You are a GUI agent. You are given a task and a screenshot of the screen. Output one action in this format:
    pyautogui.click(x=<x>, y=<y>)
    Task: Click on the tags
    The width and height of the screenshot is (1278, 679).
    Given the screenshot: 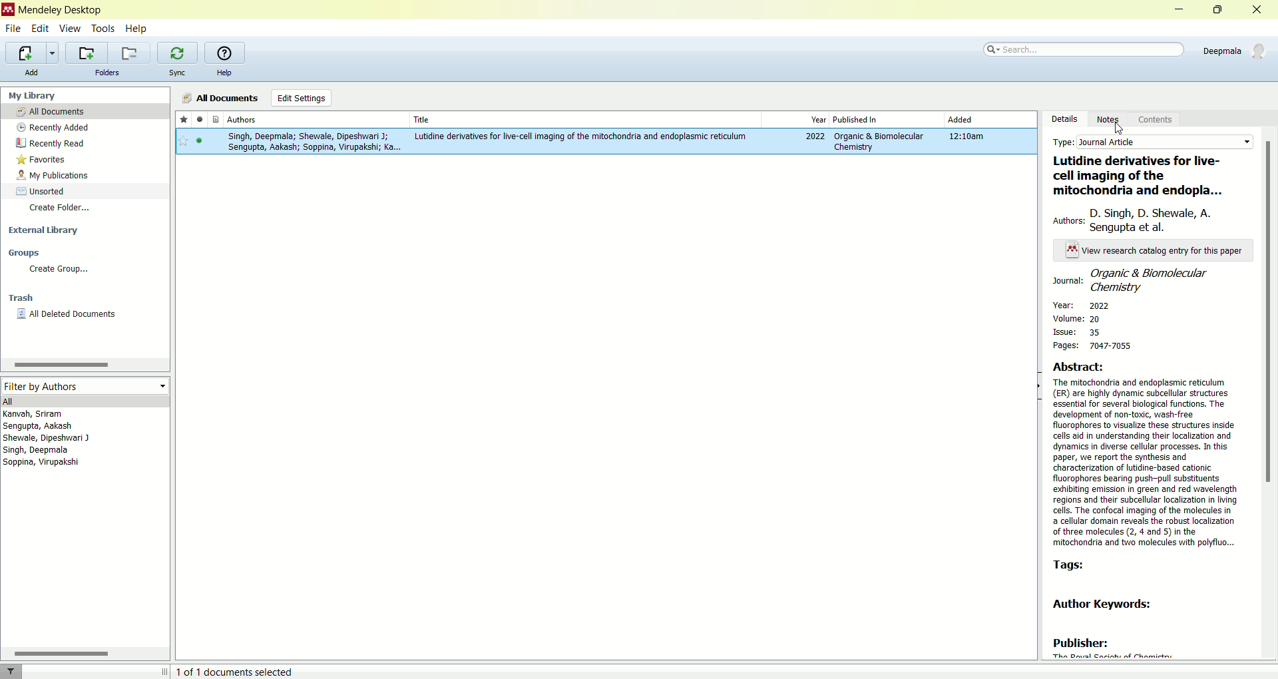 What is the action you would take?
    pyautogui.click(x=1068, y=566)
    